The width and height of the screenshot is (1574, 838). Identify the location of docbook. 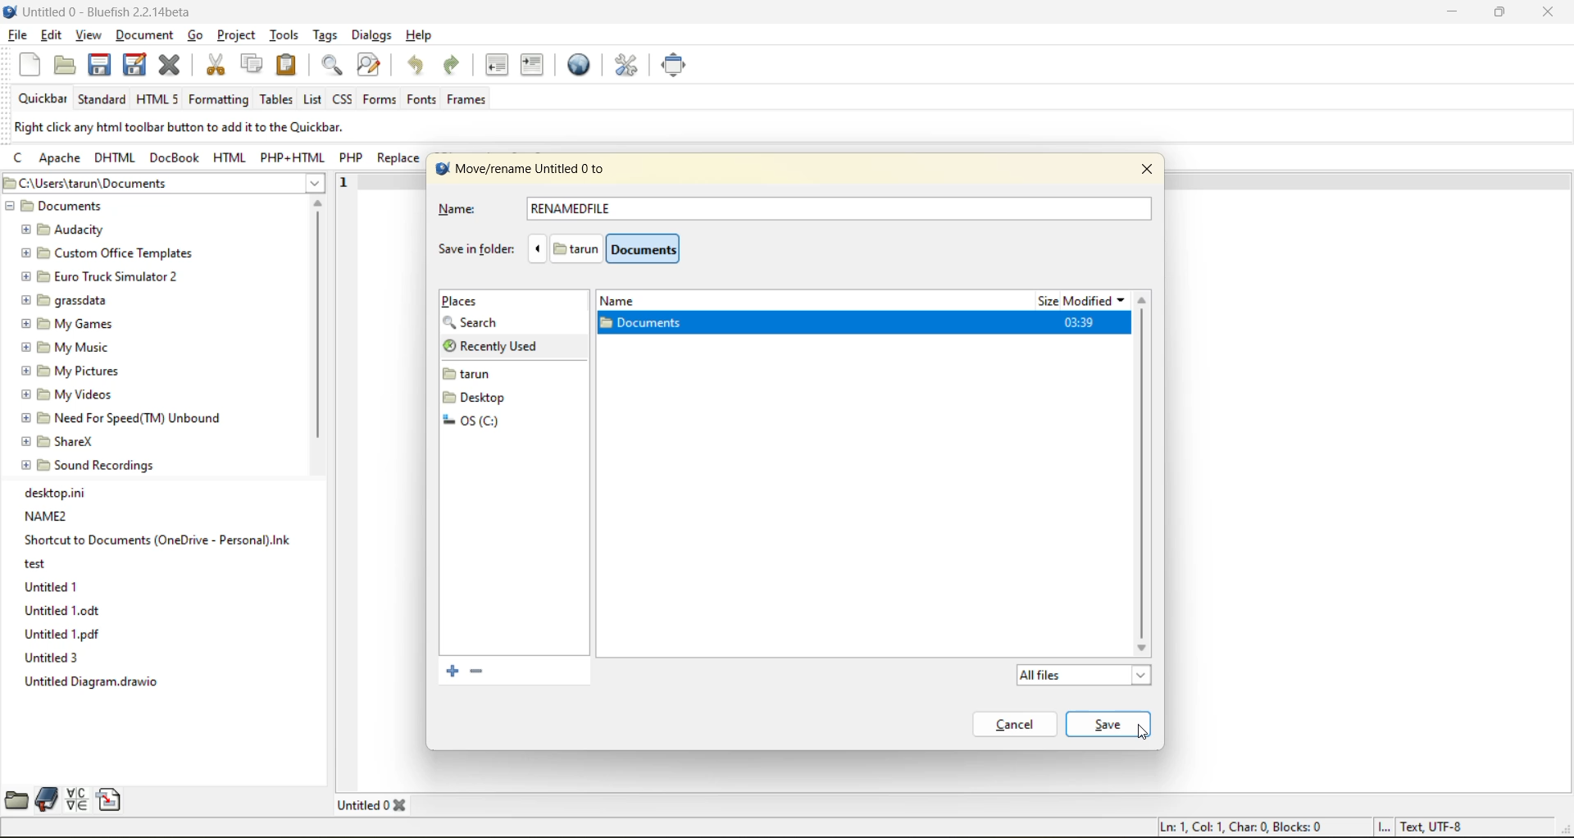
(175, 157).